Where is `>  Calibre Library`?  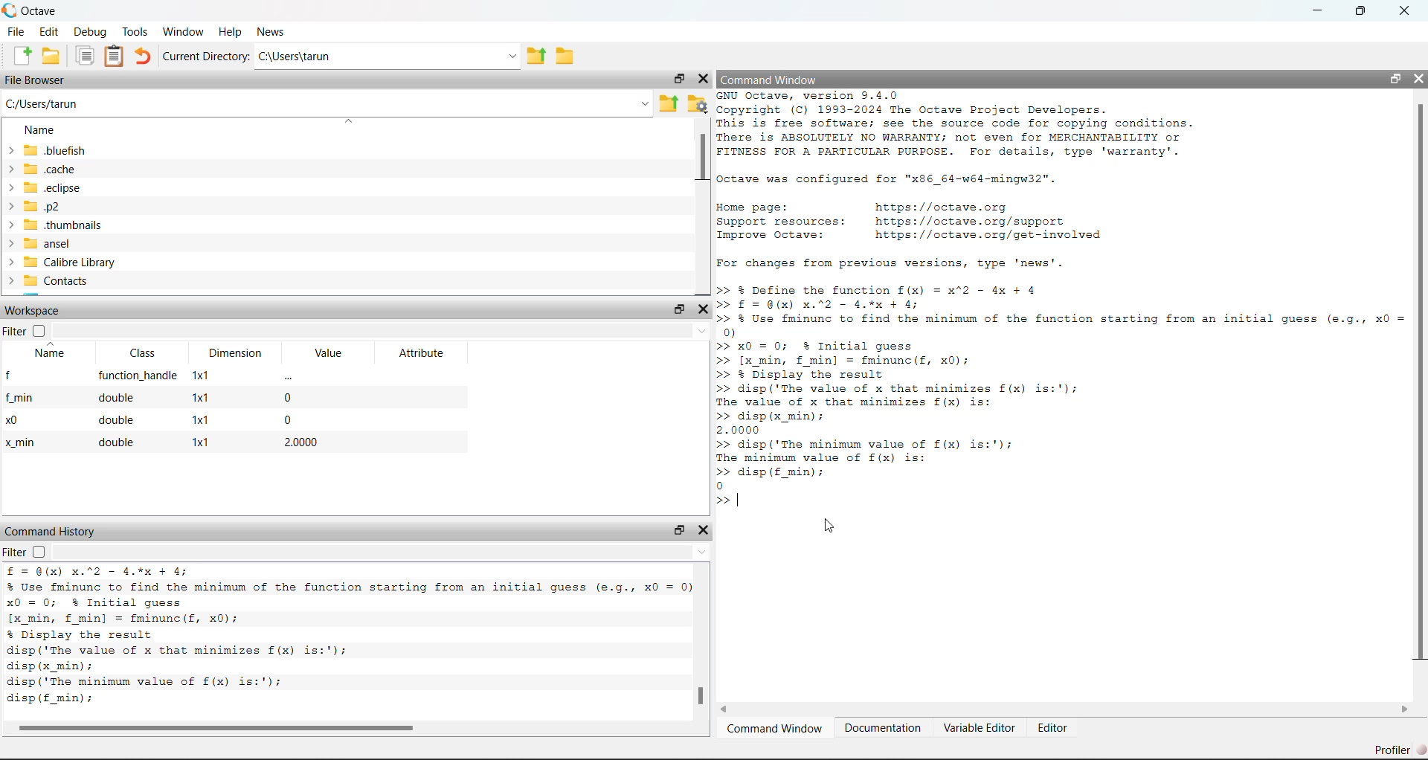 >  Calibre Library is located at coordinates (61, 261).